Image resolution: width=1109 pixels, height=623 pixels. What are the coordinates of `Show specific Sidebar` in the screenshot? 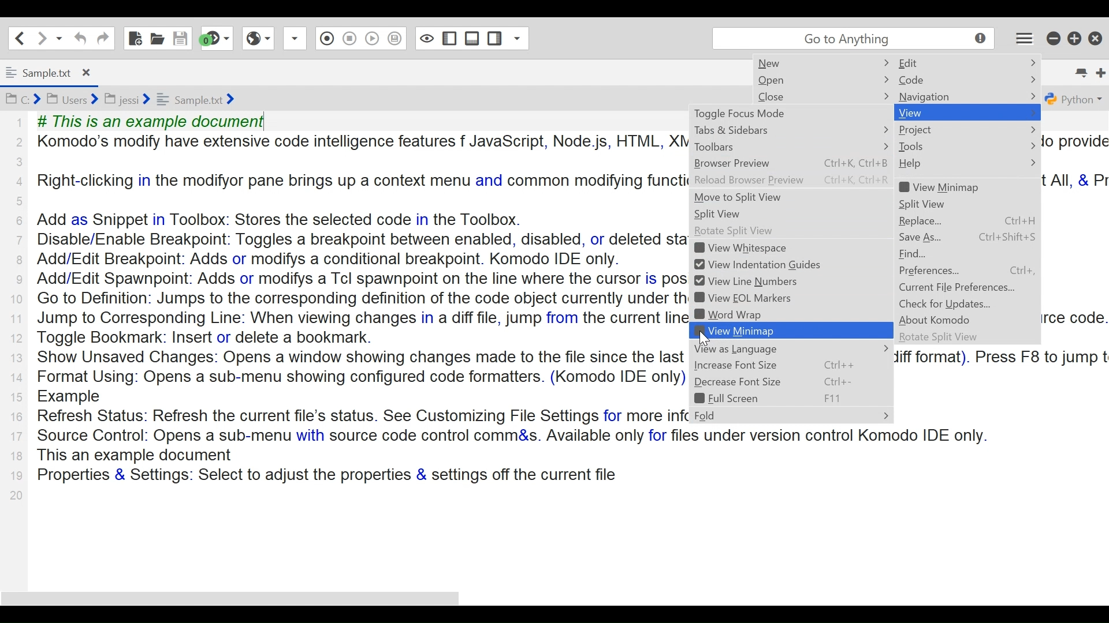 It's located at (507, 36).